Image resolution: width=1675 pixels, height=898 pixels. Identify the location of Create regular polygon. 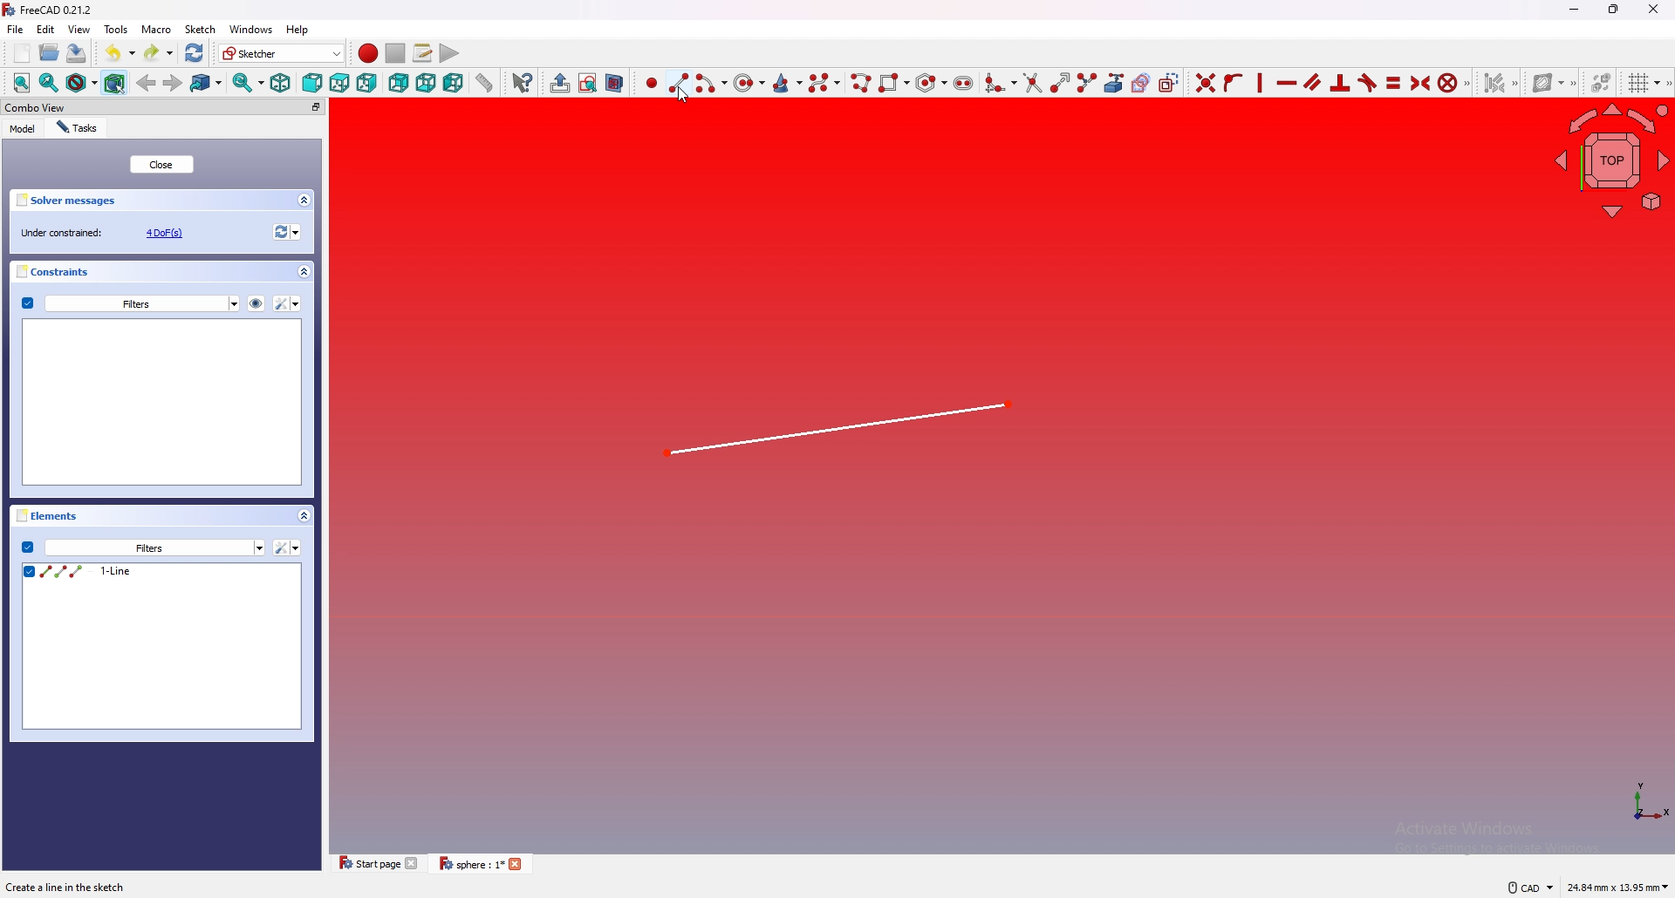
(929, 83).